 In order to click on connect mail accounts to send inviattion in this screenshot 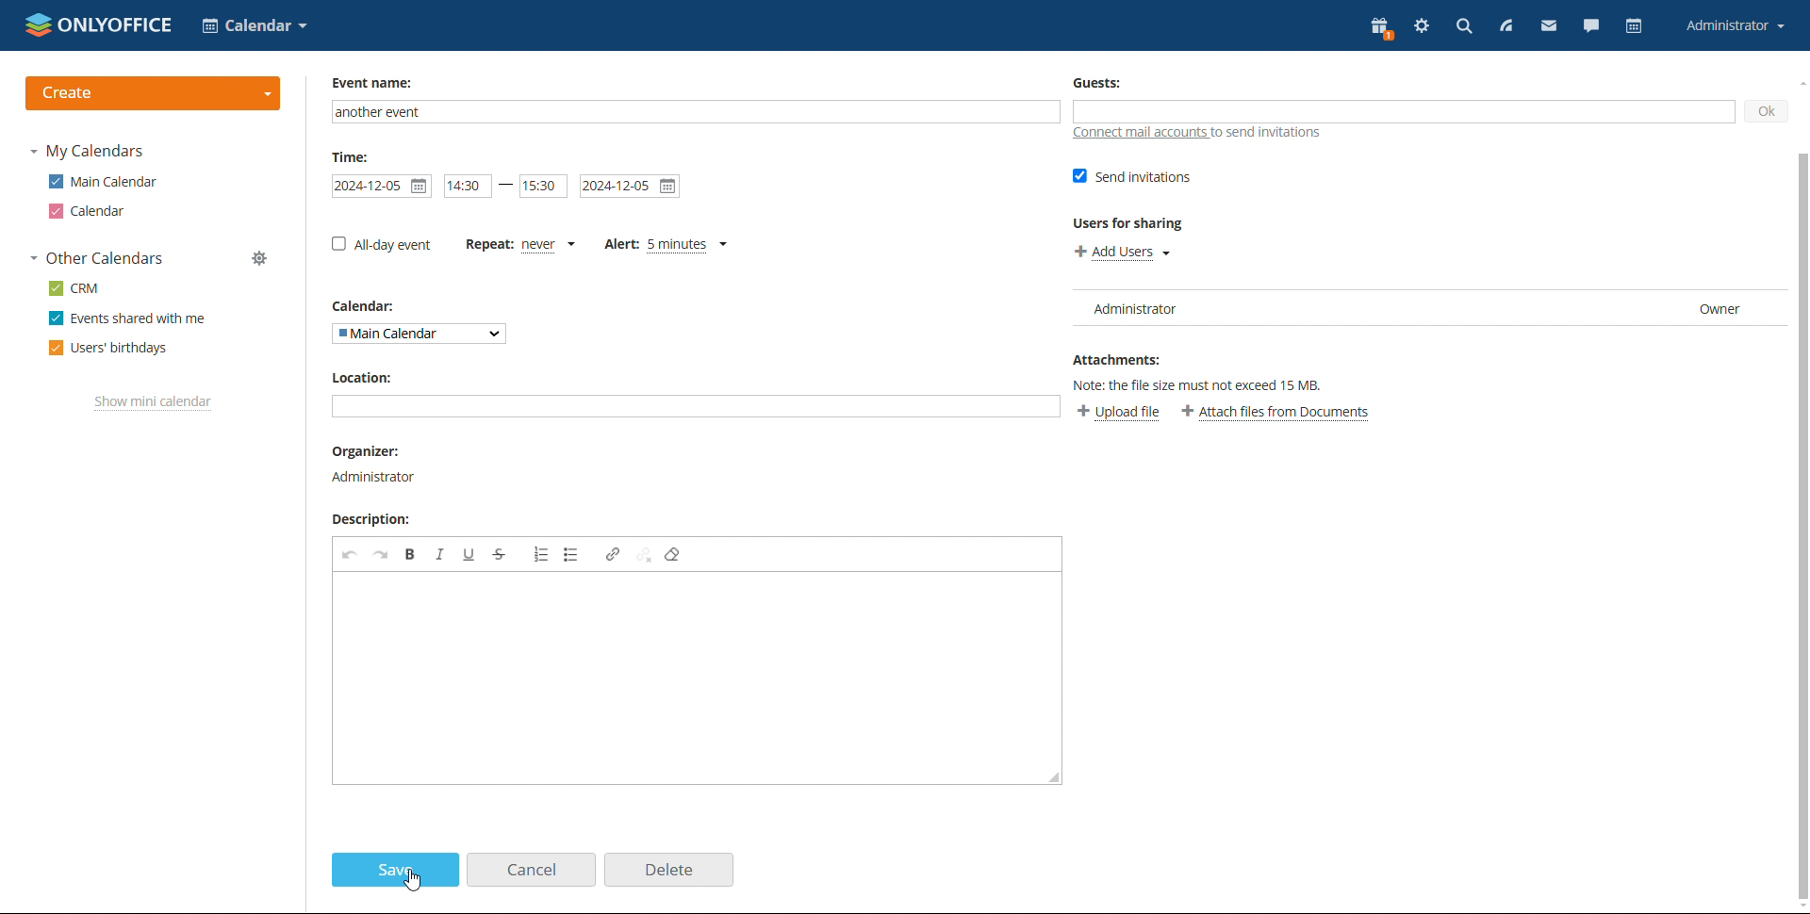, I will do `click(1197, 134)`.